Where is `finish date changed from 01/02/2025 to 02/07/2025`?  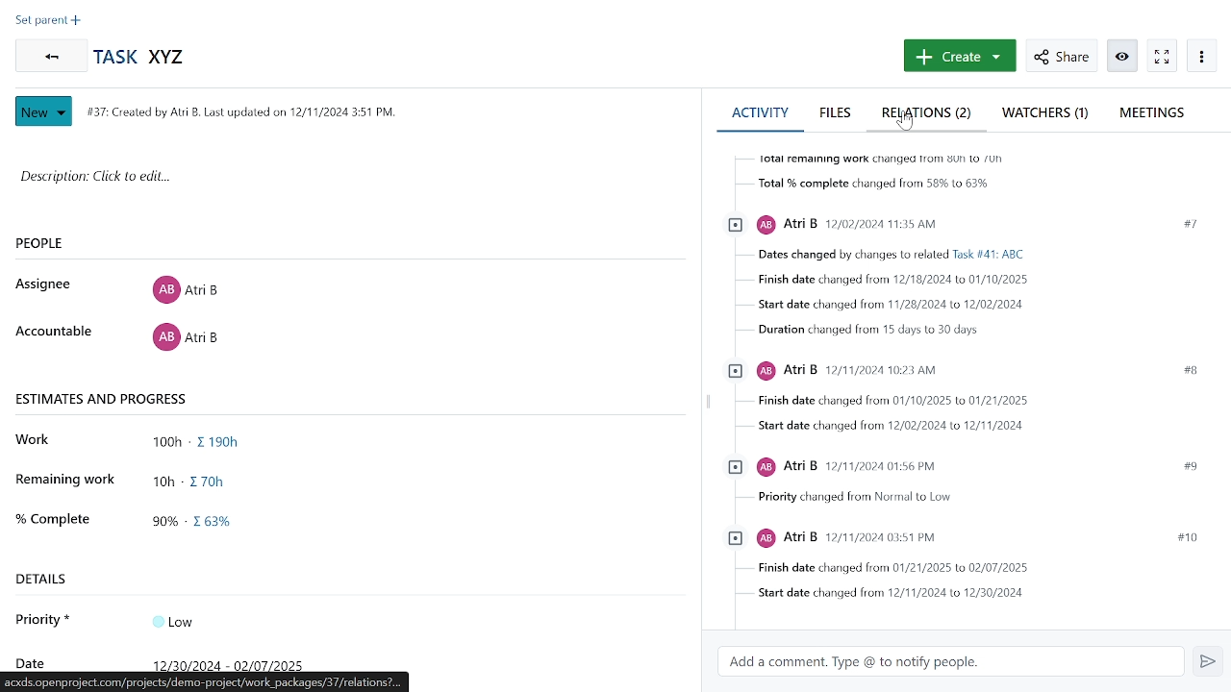 finish date changed from 01/02/2025 to 02/07/2025 is located at coordinates (879, 570).